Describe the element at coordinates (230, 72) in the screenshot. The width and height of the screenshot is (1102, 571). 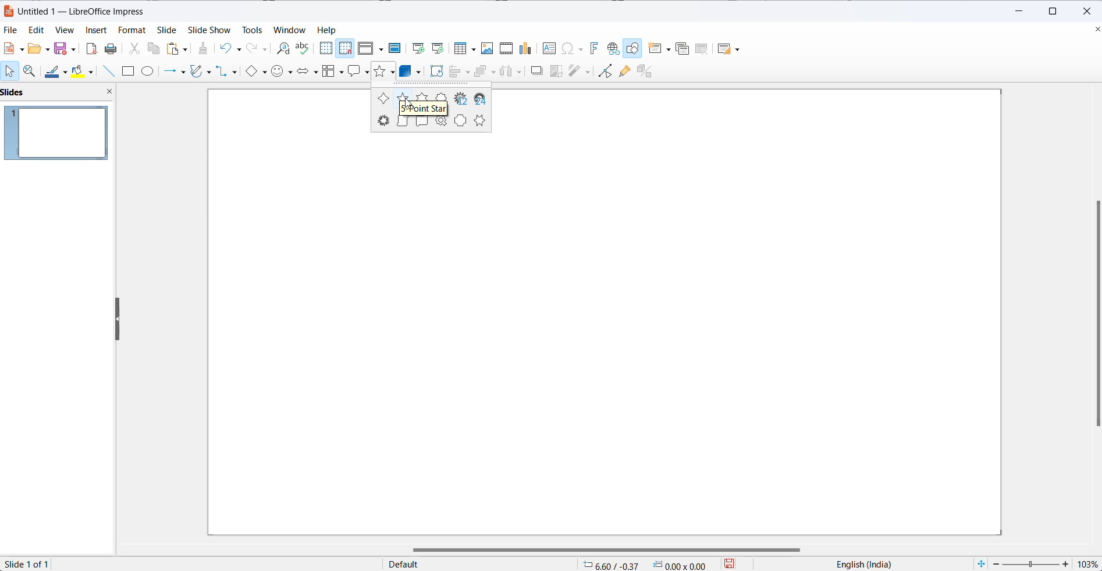
I see `connectors` at that location.